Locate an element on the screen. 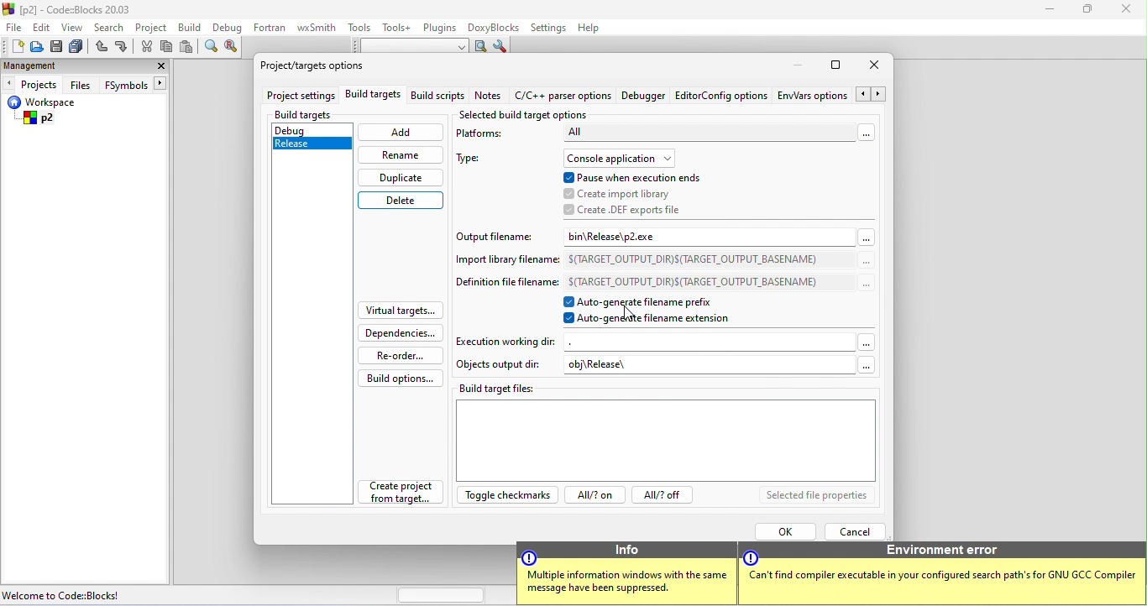 The width and height of the screenshot is (1147, 606). file is located at coordinates (13, 27).